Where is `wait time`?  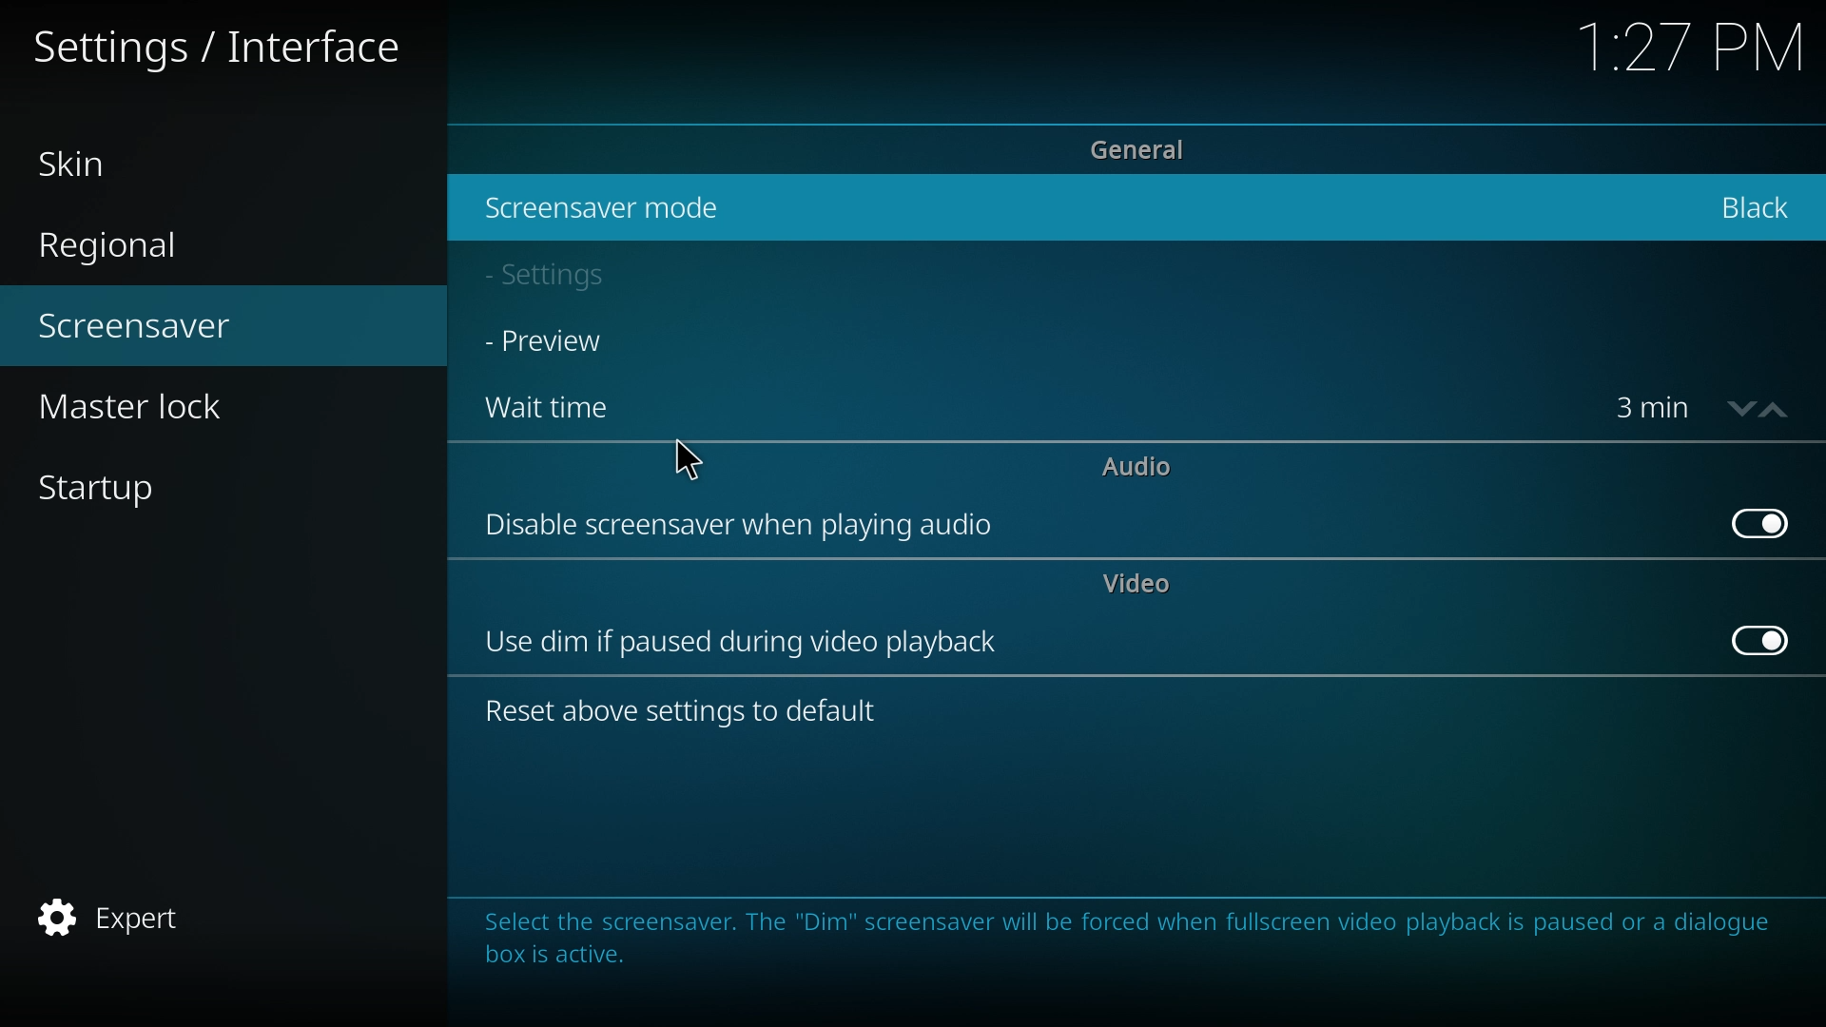
wait time is located at coordinates (580, 409).